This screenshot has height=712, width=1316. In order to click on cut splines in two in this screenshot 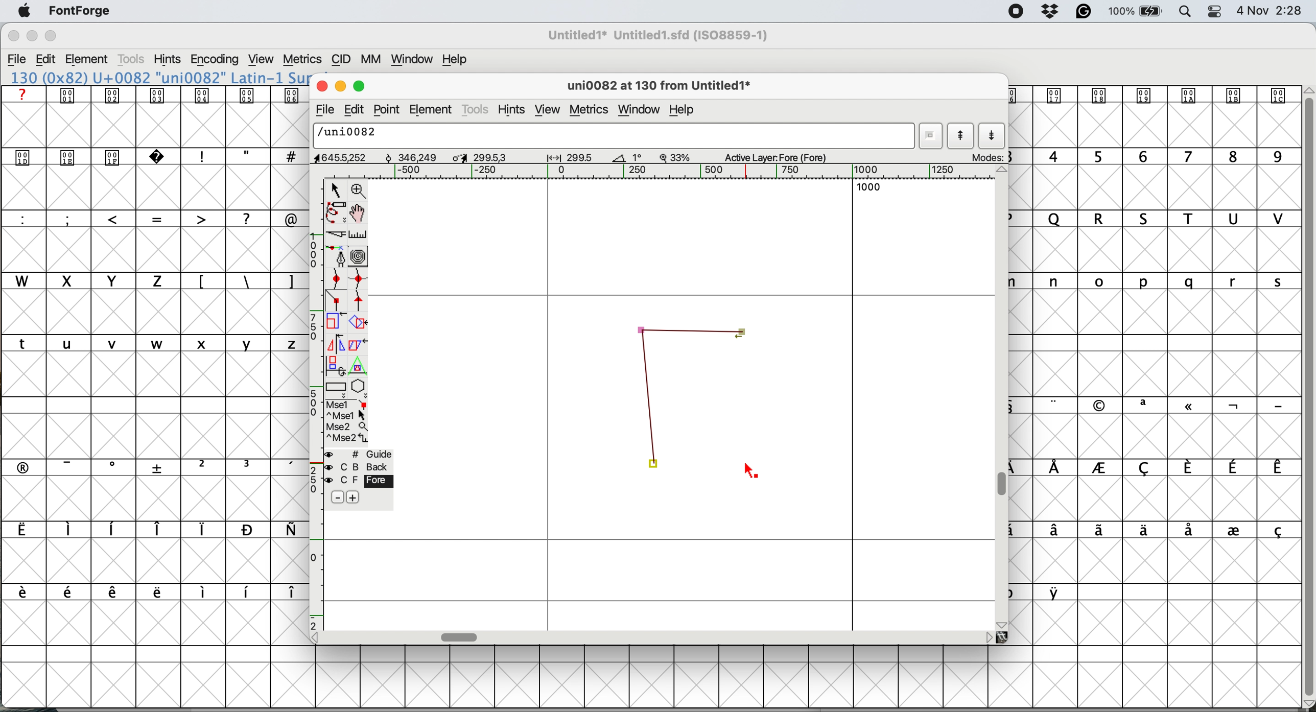, I will do `click(338, 234)`.